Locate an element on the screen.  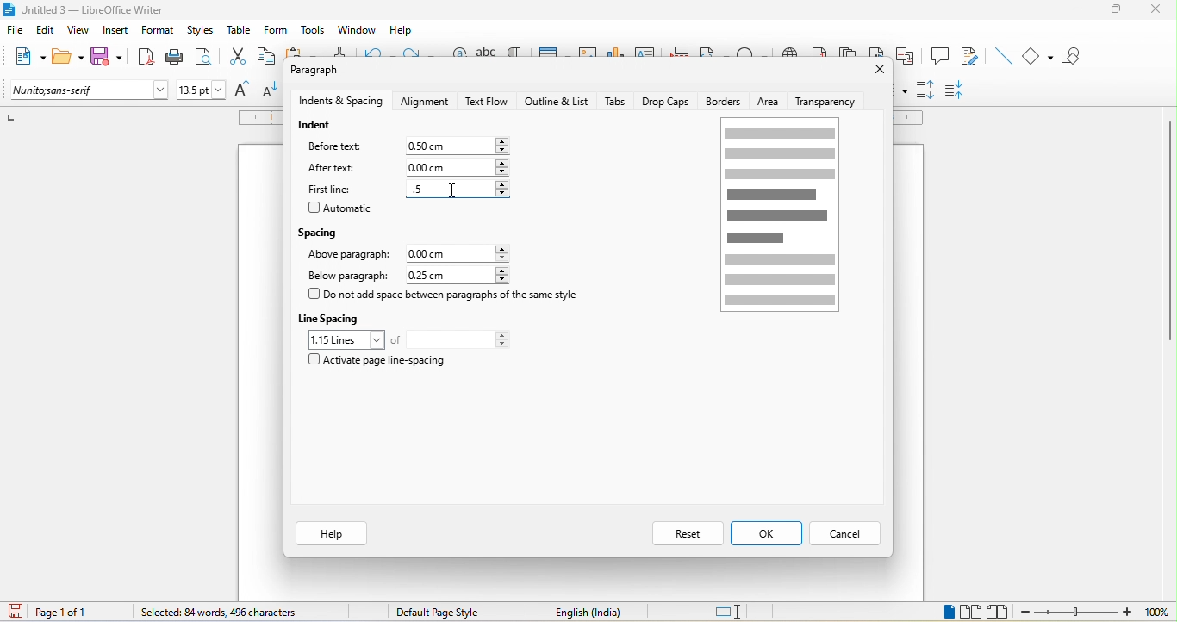
insert is located at coordinates (115, 32).